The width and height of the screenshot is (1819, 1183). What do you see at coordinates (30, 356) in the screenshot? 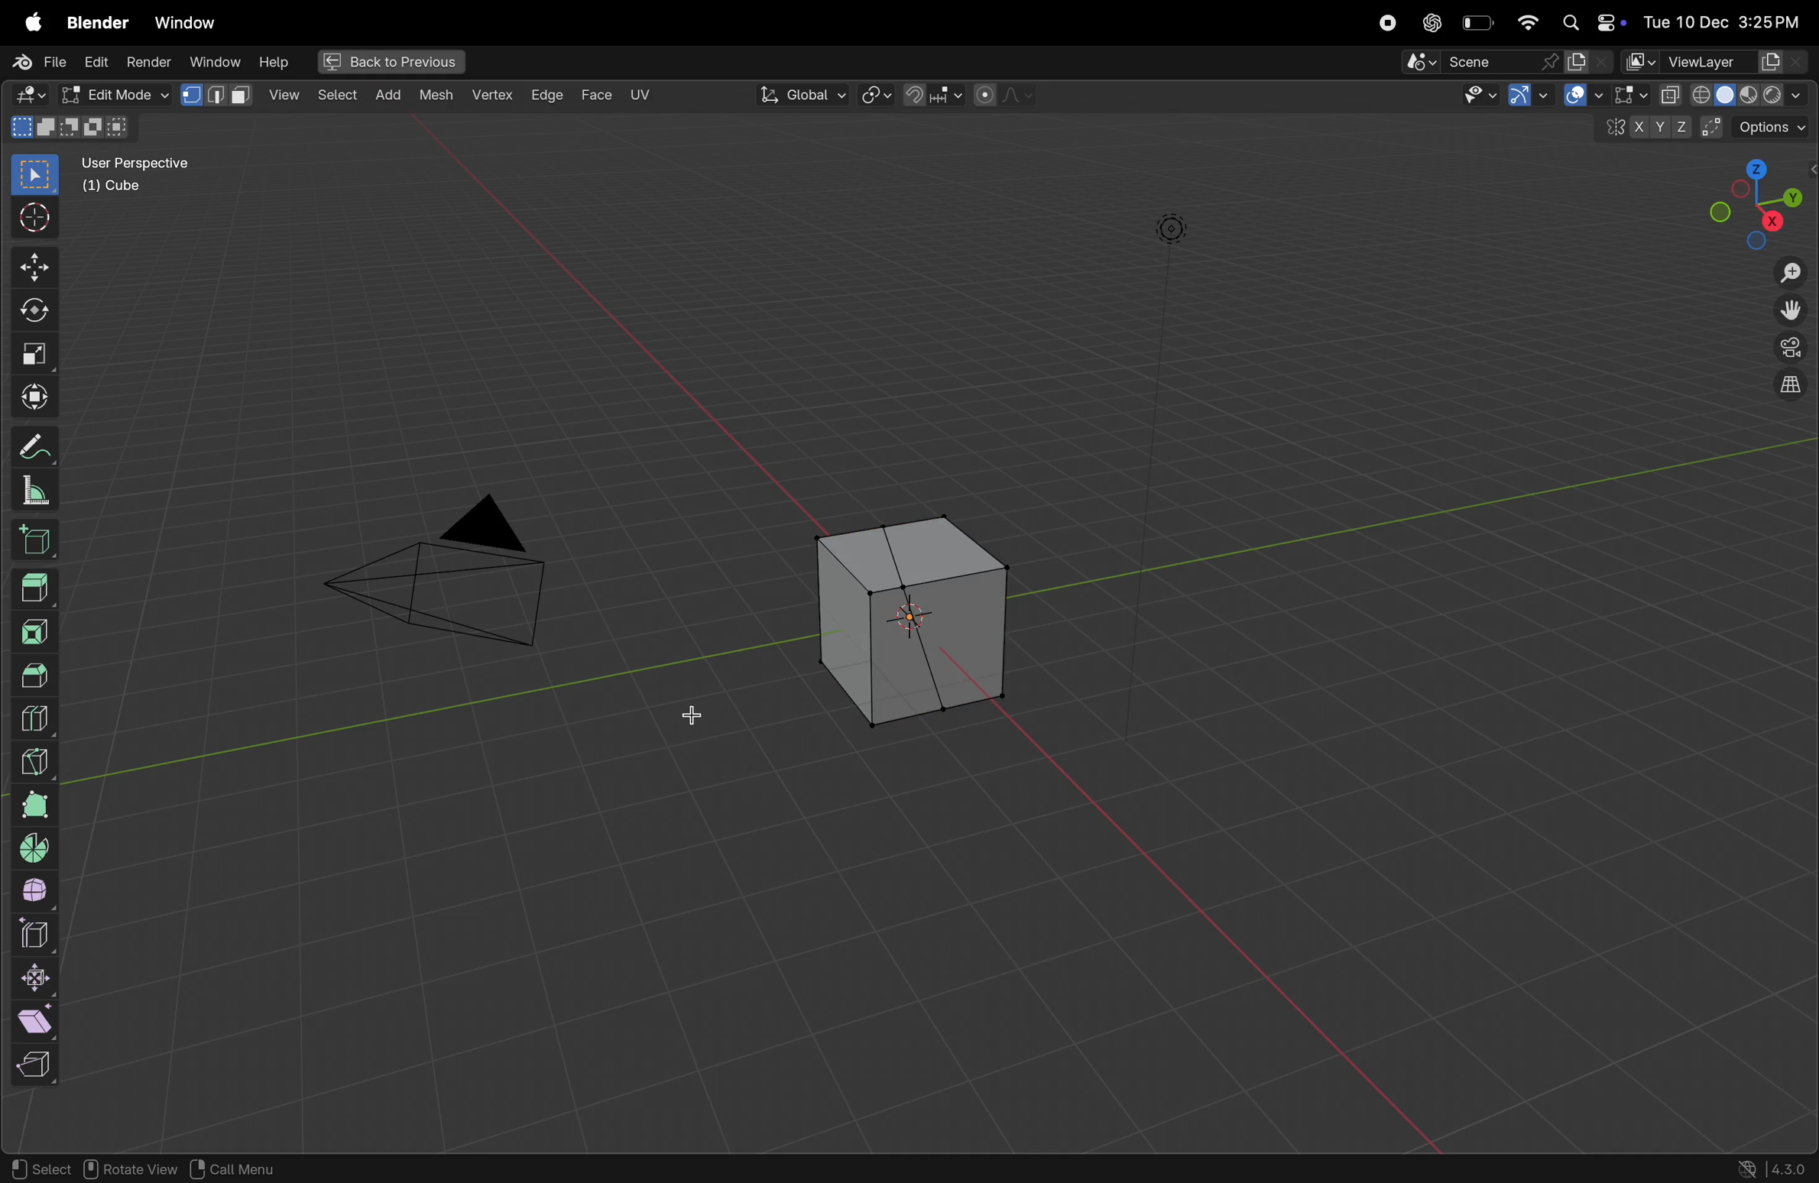
I see `scale` at bounding box center [30, 356].